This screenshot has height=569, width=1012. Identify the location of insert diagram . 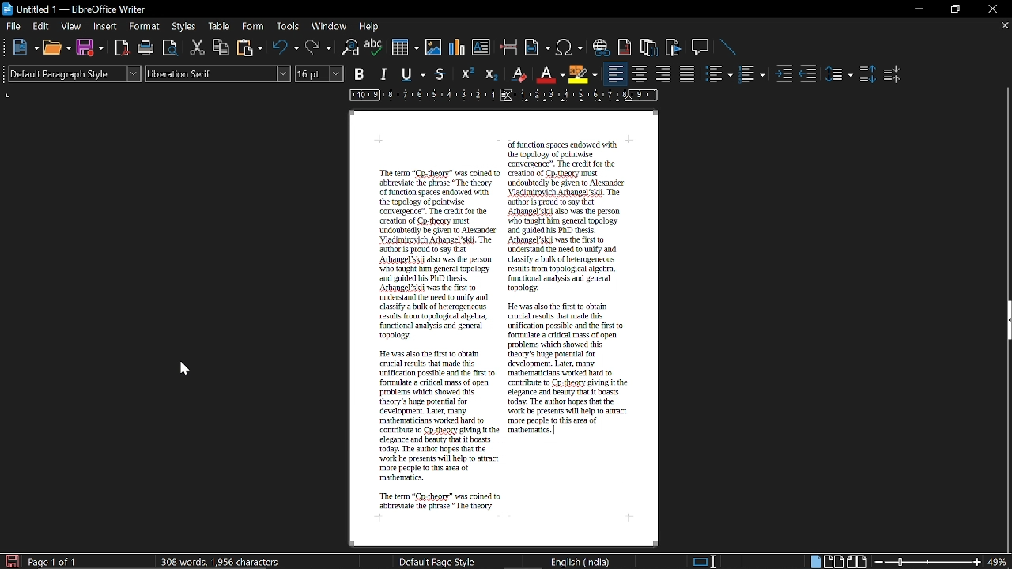
(459, 48).